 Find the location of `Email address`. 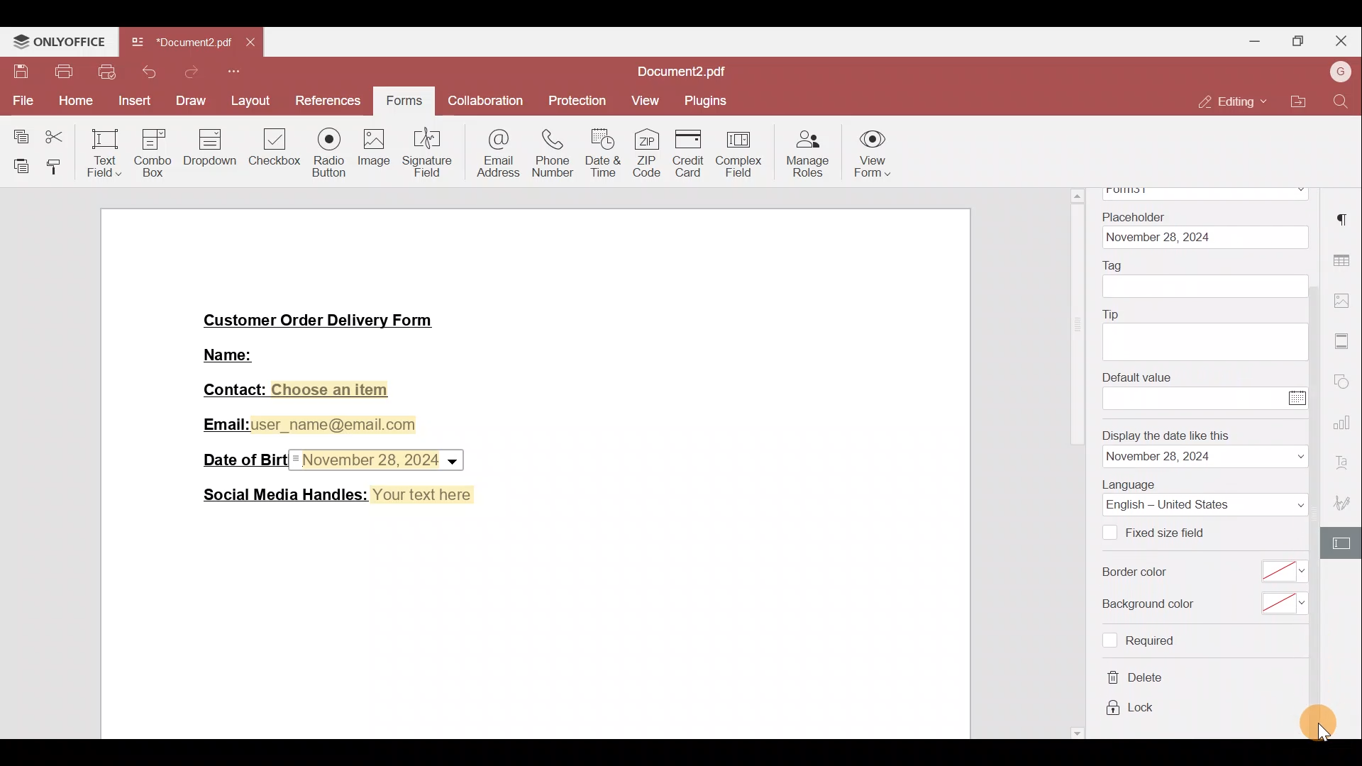

Email address is located at coordinates (497, 151).